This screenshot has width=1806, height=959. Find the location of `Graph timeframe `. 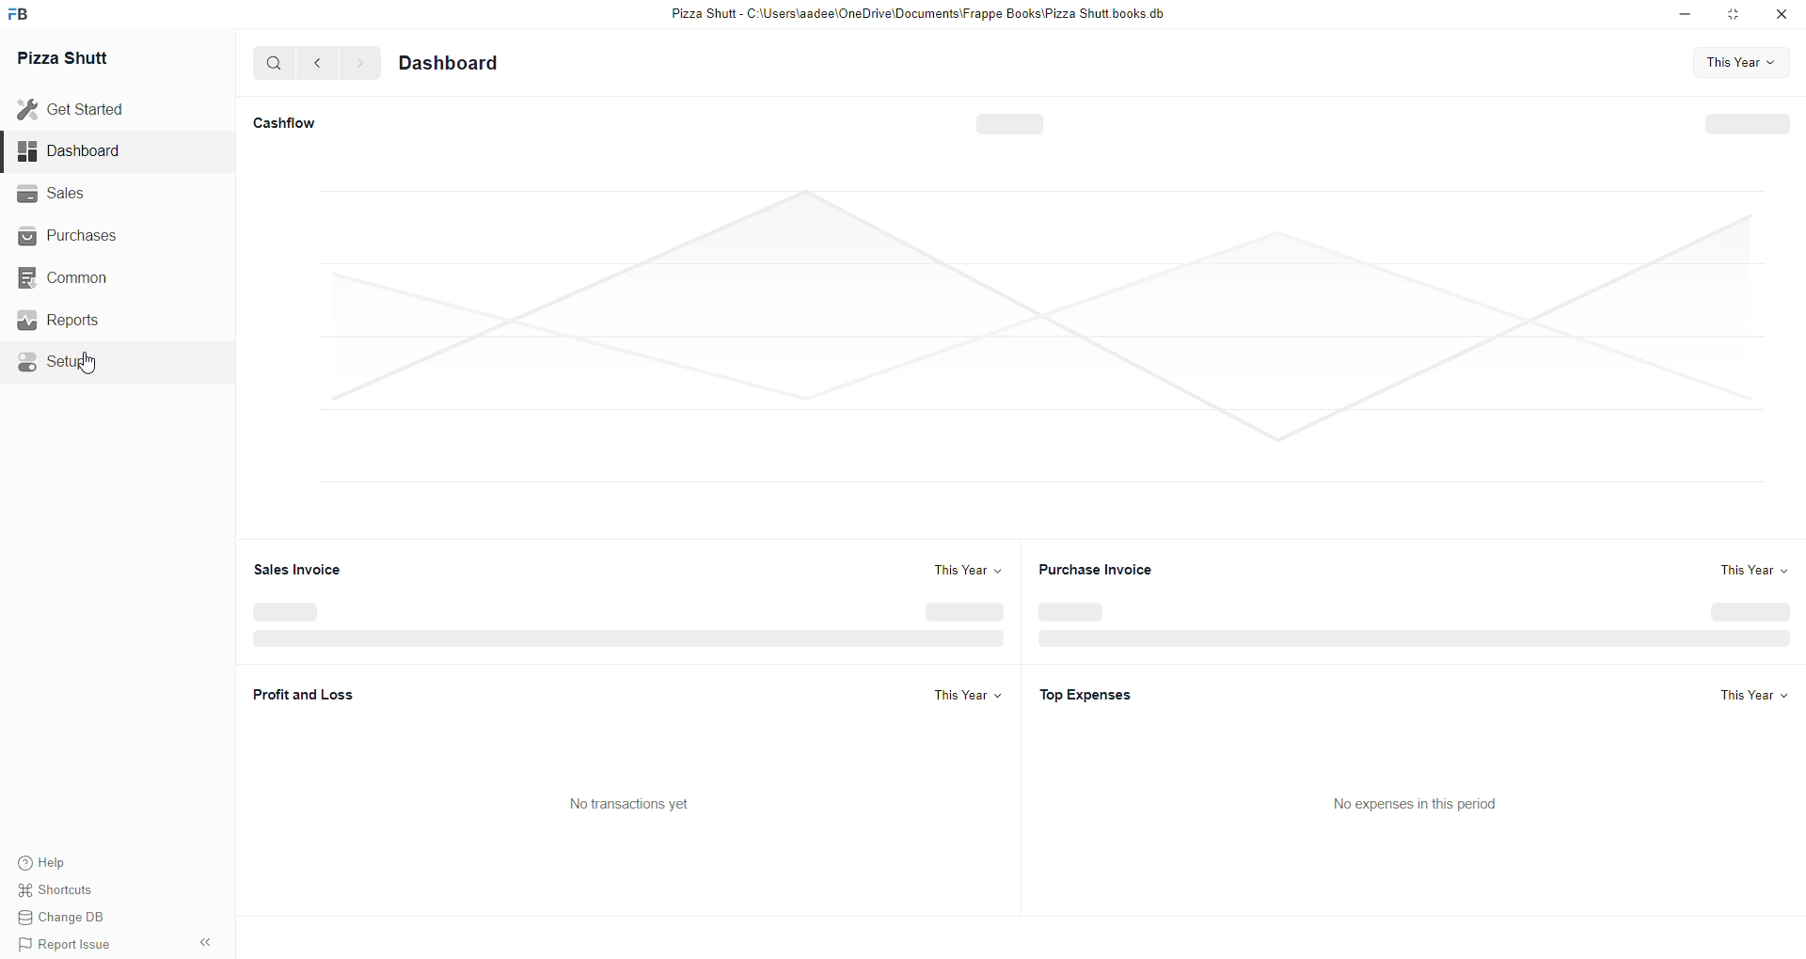

Graph timeframe  is located at coordinates (1743, 63).